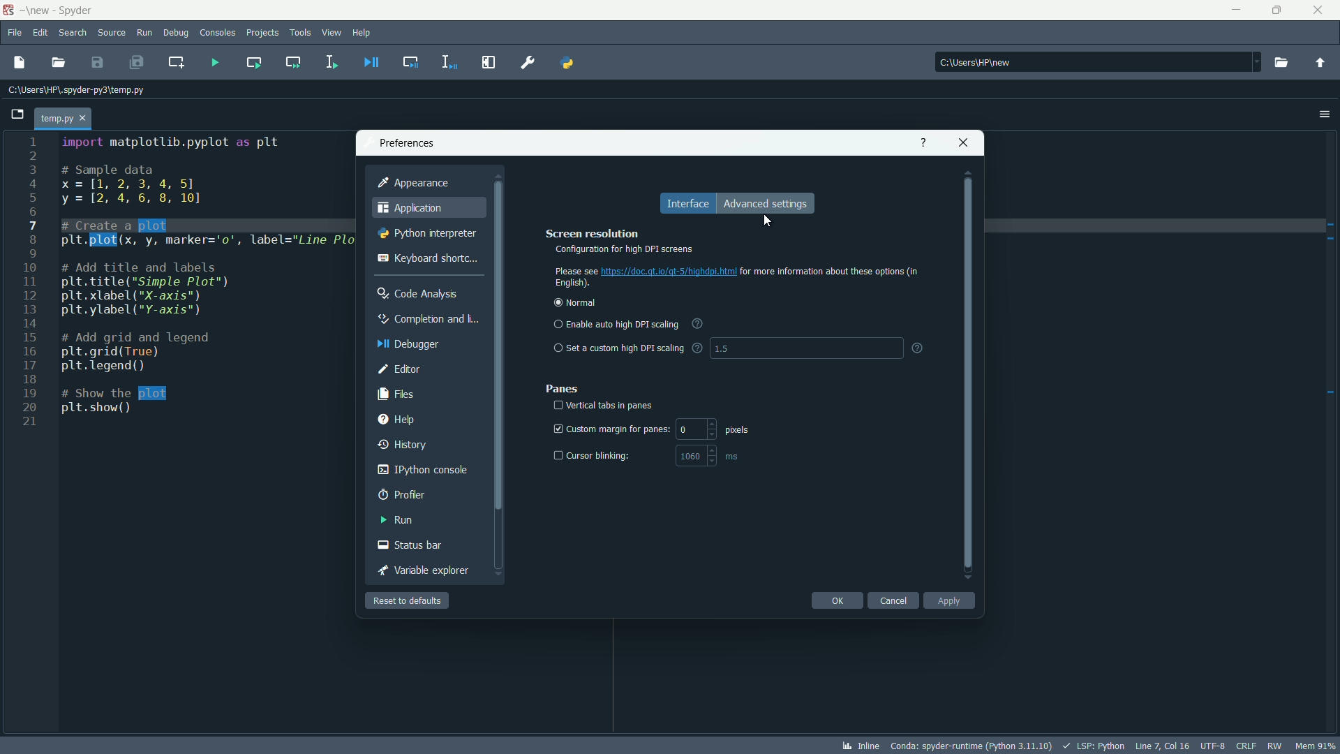  I want to click on code analysis, so click(418, 293).